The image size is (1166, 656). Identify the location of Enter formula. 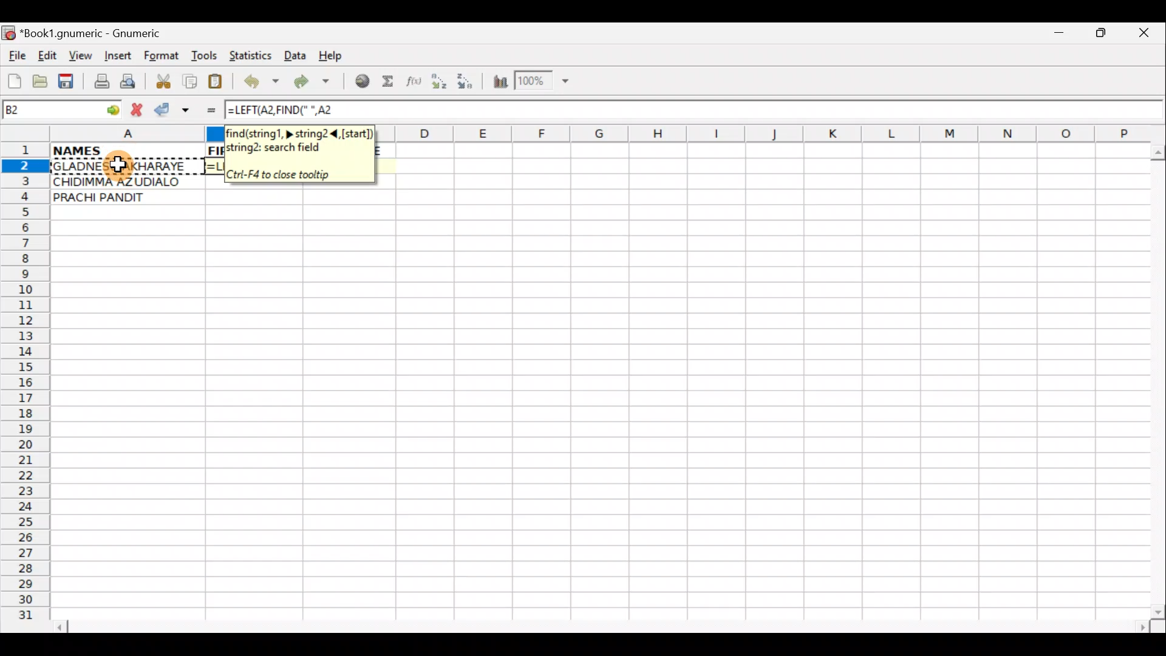
(205, 110).